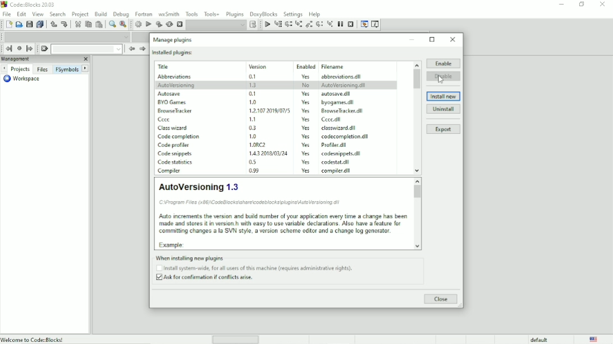 The width and height of the screenshot is (613, 344). What do you see at coordinates (235, 13) in the screenshot?
I see `Plugins` at bounding box center [235, 13].